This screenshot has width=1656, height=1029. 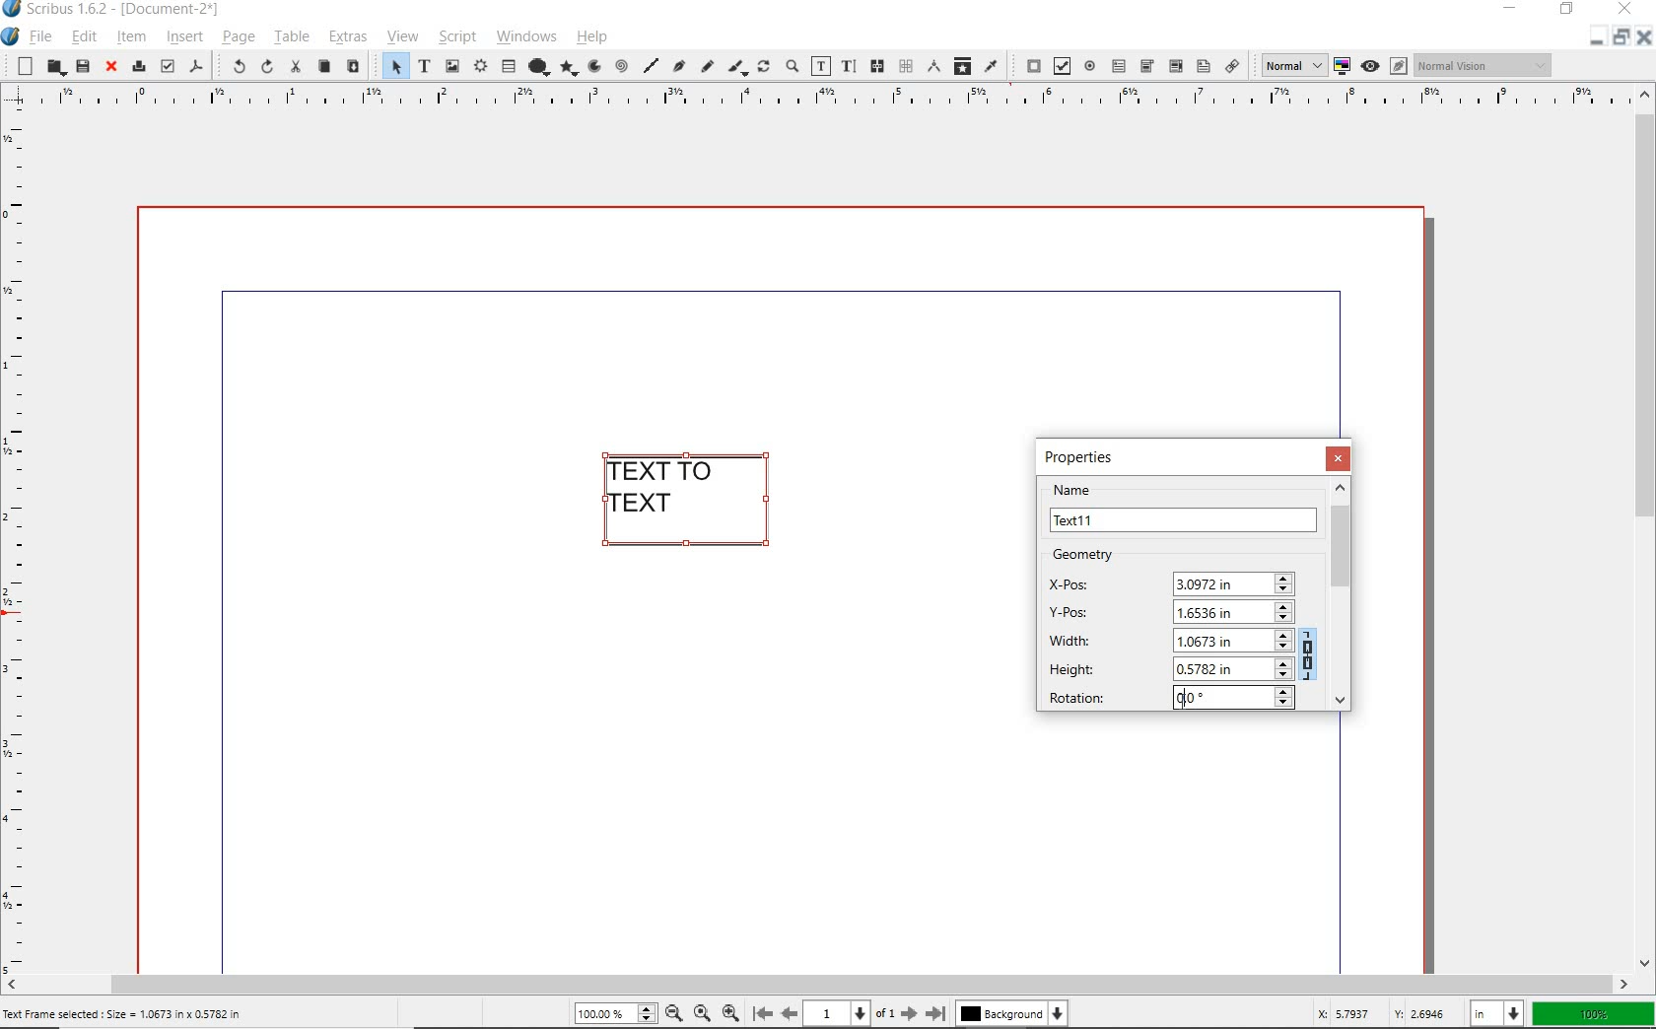 What do you see at coordinates (1595, 40) in the screenshot?
I see `minimize` at bounding box center [1595, 40].